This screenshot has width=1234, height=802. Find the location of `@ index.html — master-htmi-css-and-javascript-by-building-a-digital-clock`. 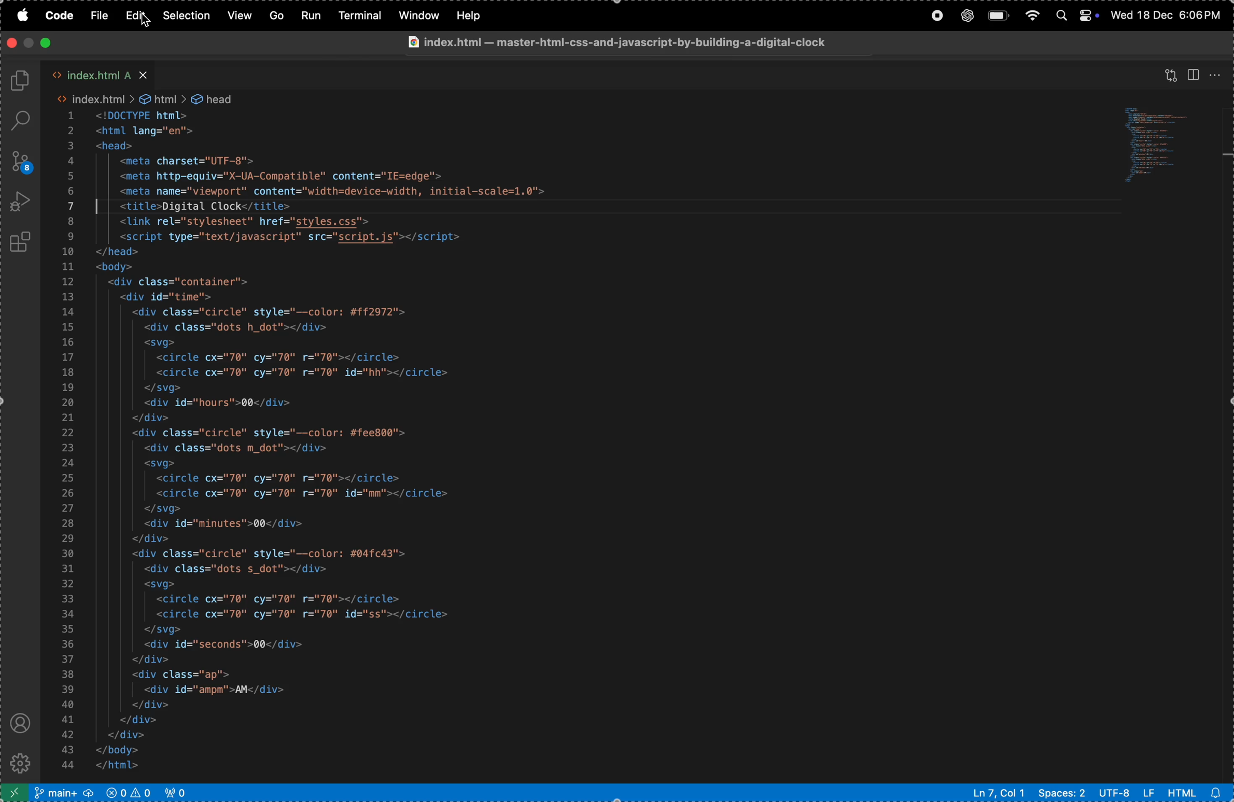

@ index.html — master-htmi-css-and-javascript-by-building-a-digital-clock is located at coordinates (615, 41).